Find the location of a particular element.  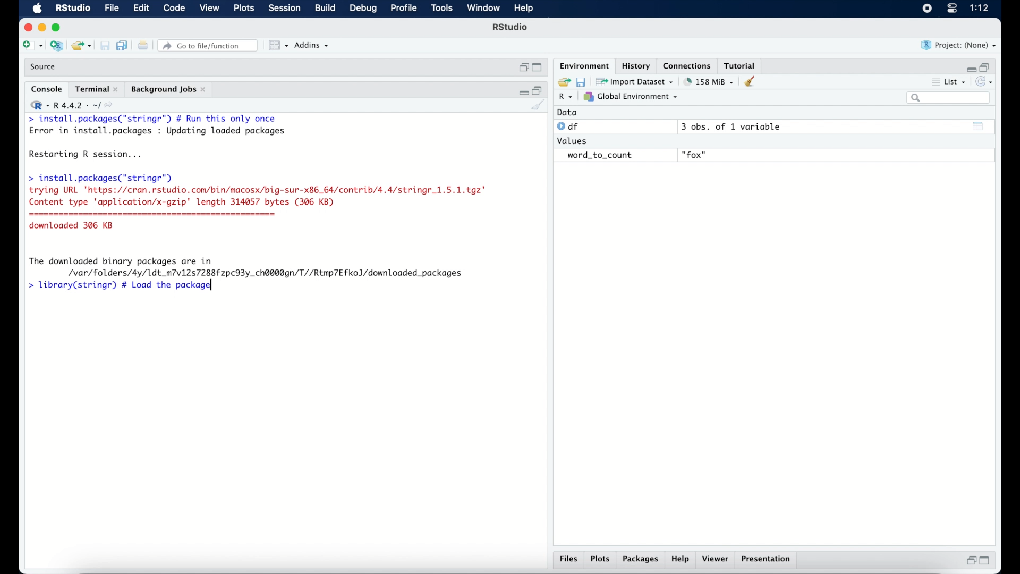

save all document is located at coordinates (124, 46).